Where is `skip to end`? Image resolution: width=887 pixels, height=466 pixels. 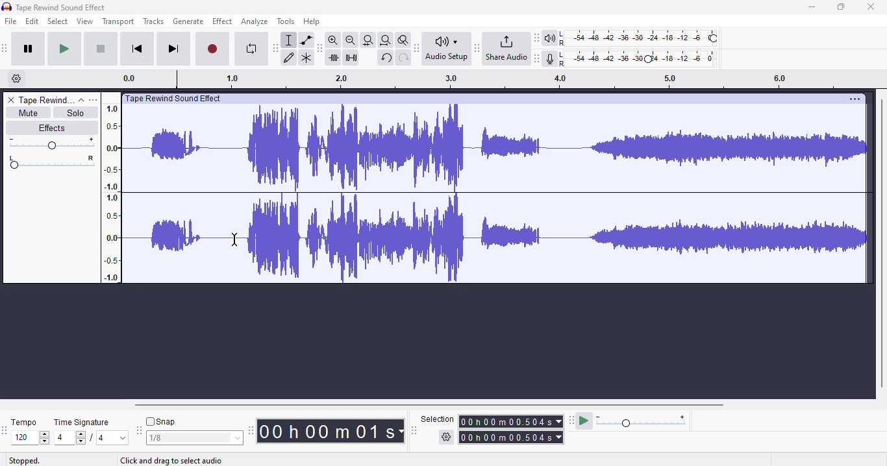
skip to end is located at coordinates (173, 49).